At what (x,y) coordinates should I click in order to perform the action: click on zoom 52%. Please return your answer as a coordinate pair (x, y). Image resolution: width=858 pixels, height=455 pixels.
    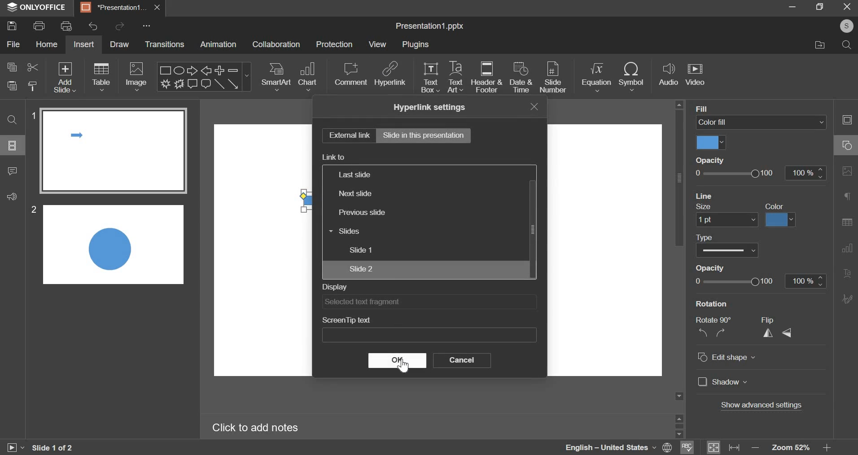
    Looking at the image, I should click on (790, 447).